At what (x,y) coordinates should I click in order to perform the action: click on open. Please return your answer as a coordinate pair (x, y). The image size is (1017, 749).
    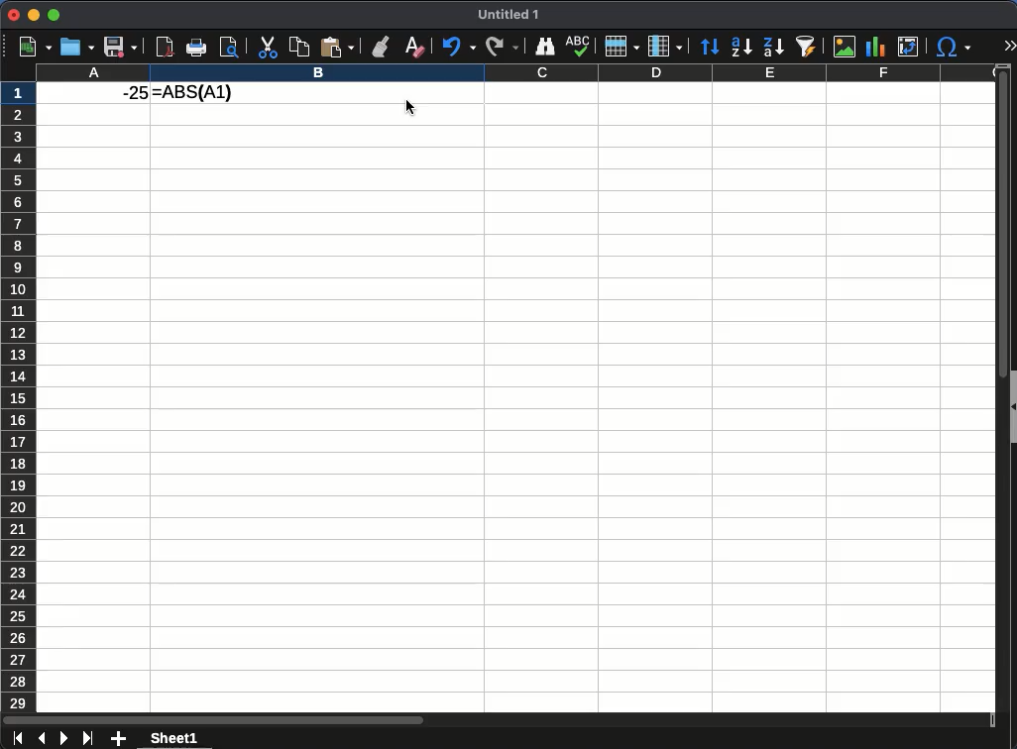
    Looking at the image, I should click on (75, 48).